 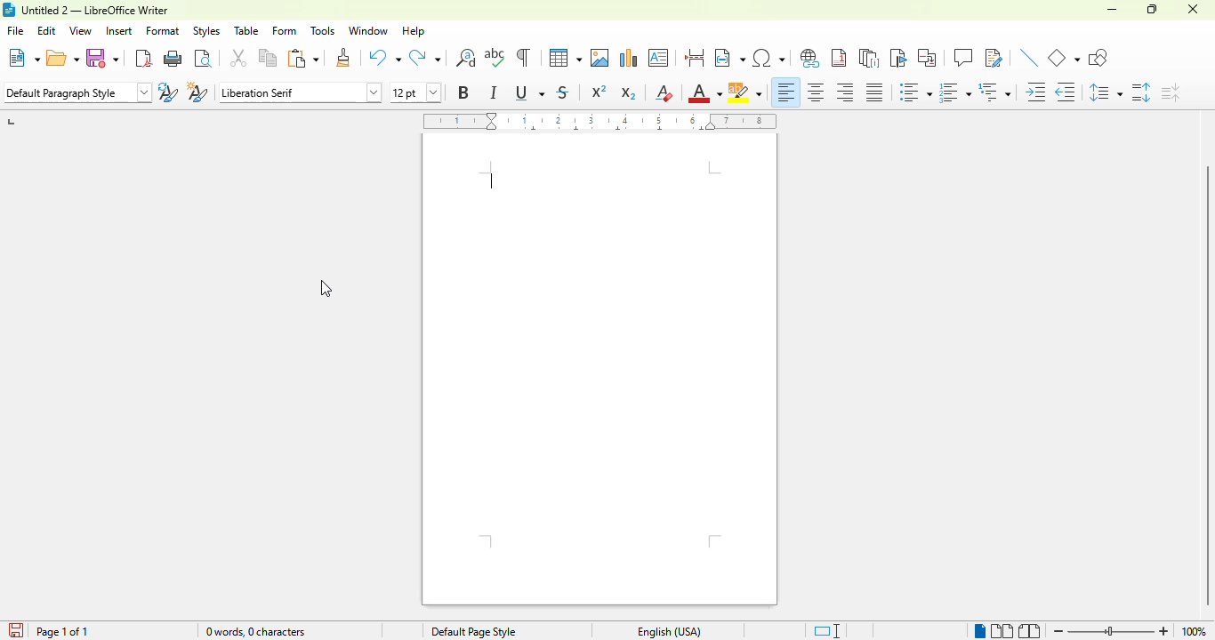 I want to click on toggle formatting marks, so click(x=523, y=59).